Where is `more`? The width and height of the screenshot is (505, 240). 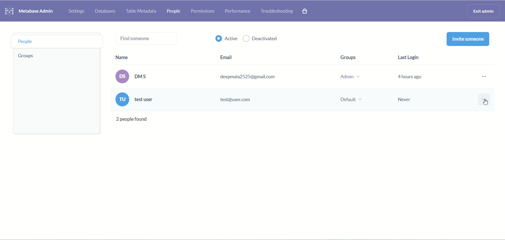 more is located at coordinates (485, 90).